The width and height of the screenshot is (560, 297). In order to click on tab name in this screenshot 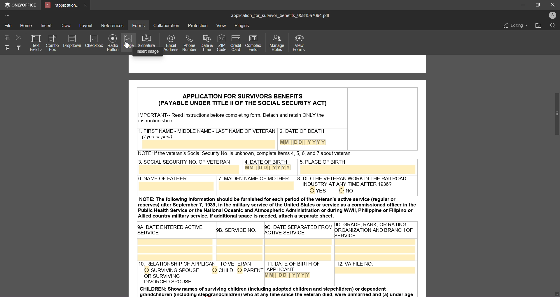, I will do `click(62, 6)`.